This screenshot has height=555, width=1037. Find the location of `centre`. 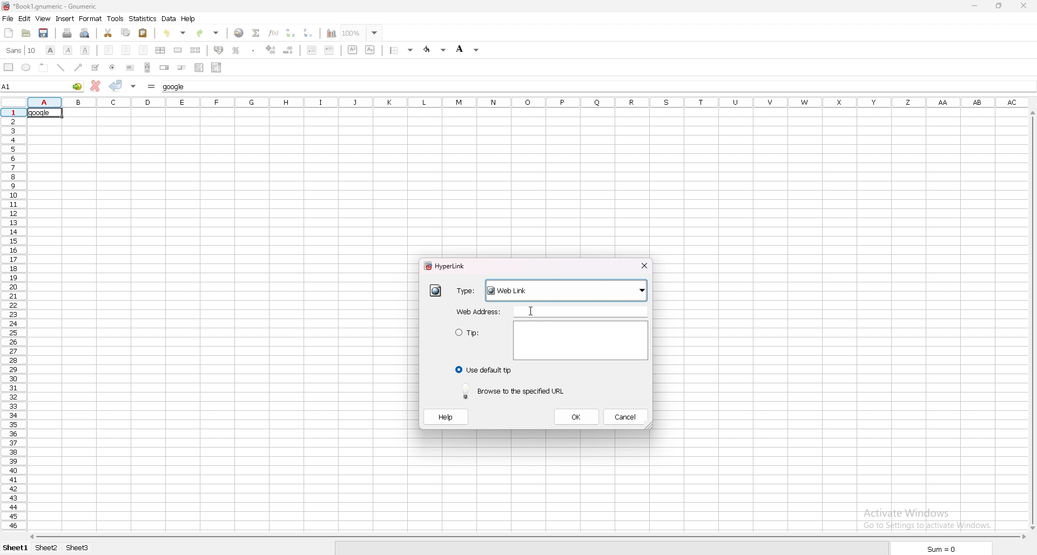

centre is located at coordinates (126, 50).